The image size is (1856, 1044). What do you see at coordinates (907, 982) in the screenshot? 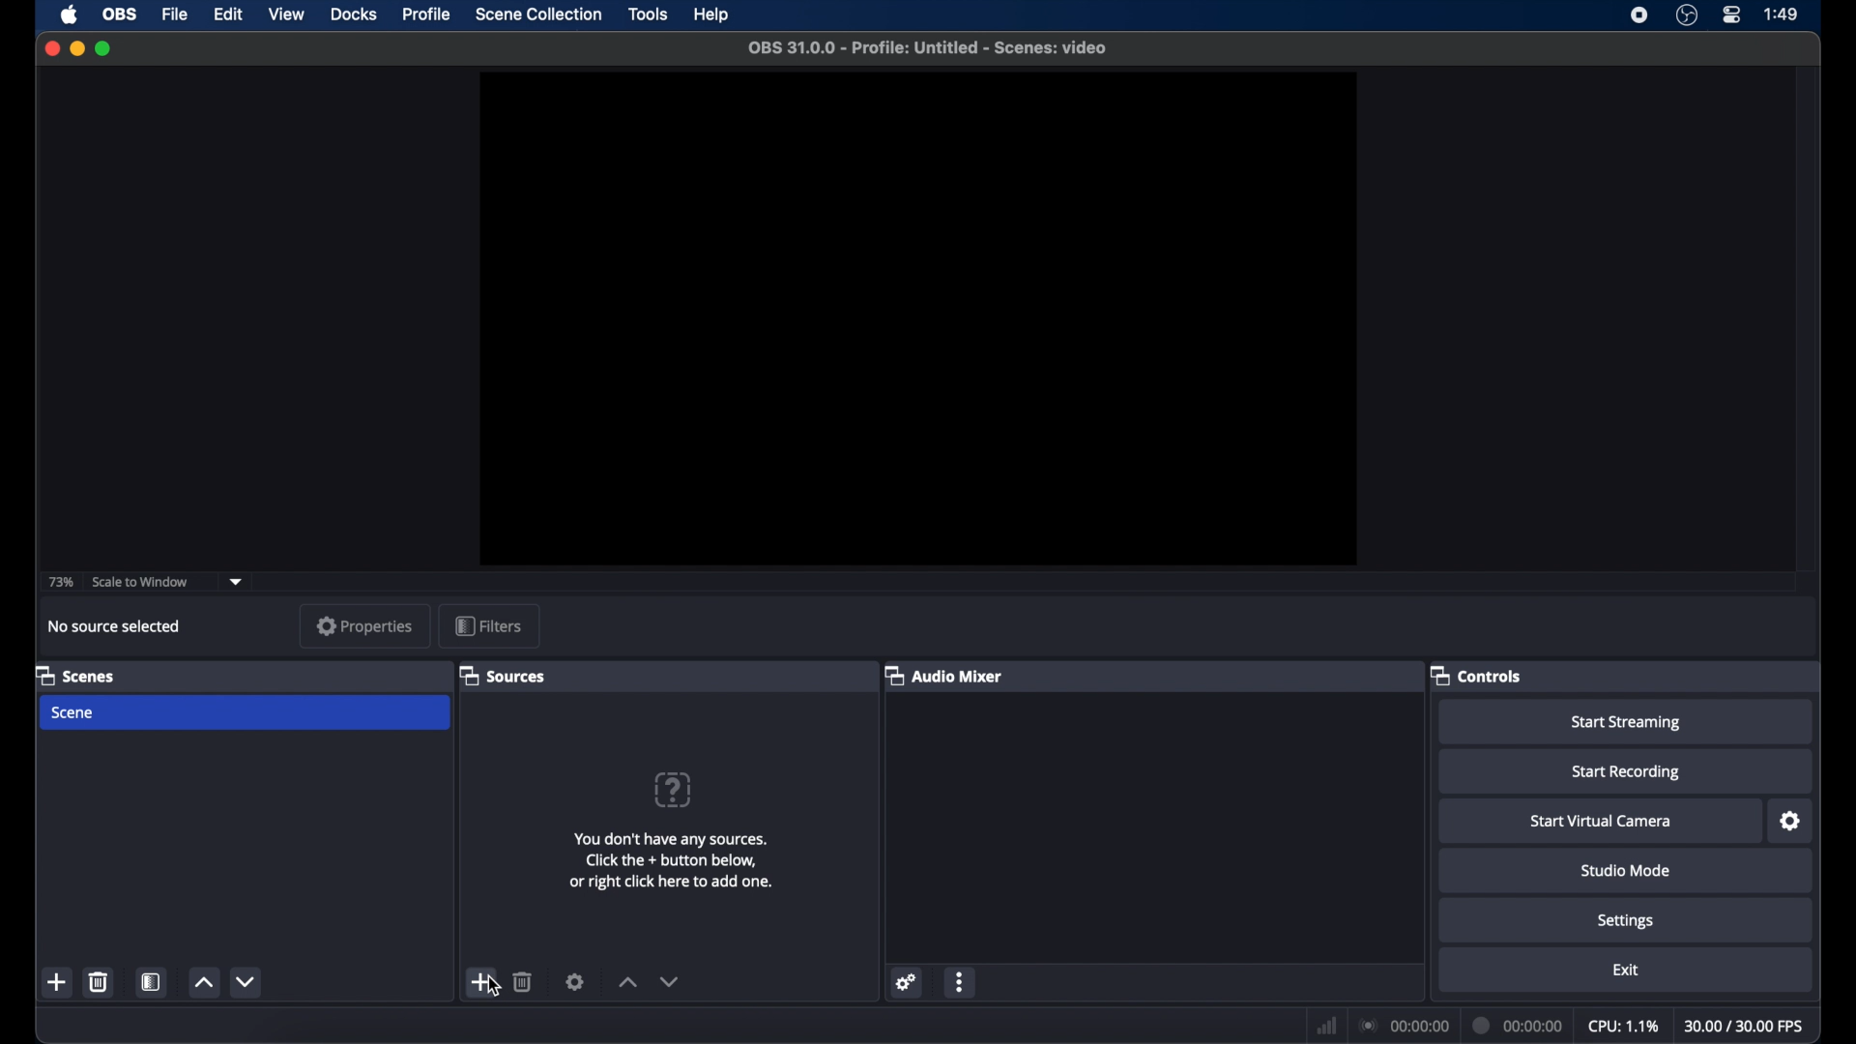
I see `settings` at bounding box center [907, 982].